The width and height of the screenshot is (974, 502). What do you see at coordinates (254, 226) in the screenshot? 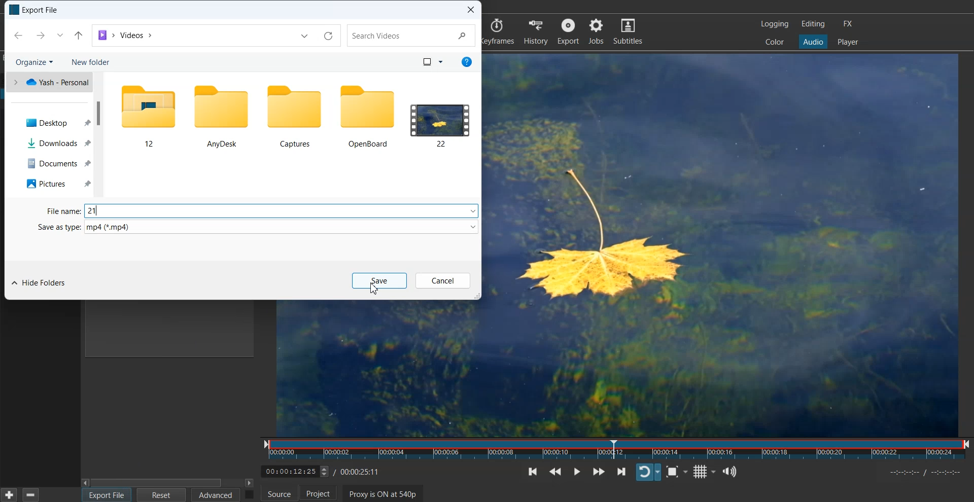
I see `Save type` at bounding box center [254, 226].